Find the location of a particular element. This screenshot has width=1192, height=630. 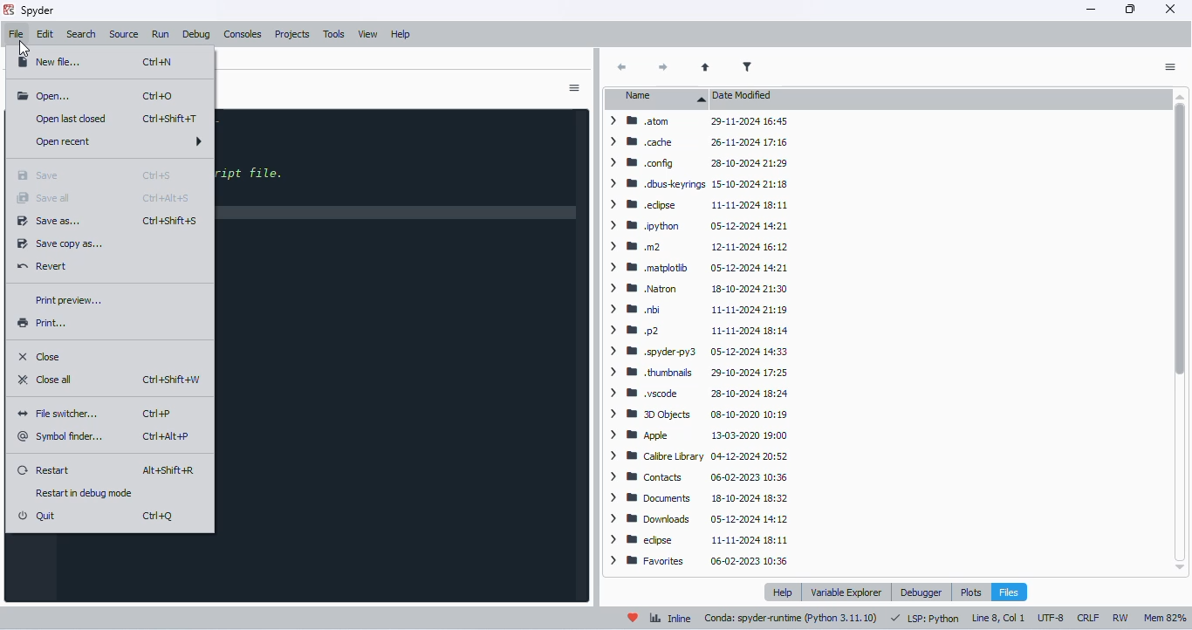

view is located at coordinates (368, 34).